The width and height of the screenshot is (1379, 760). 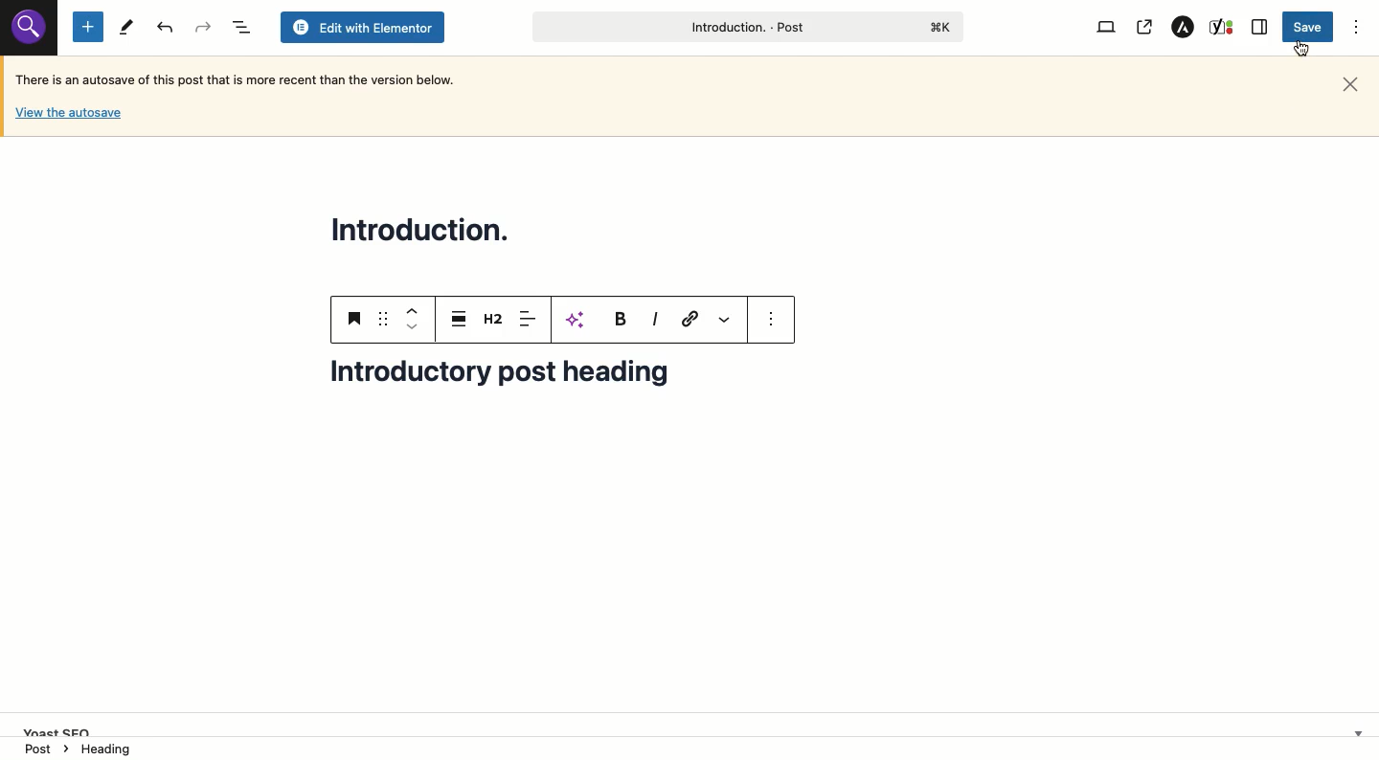 I want to click on Align, so click(x=529, y=321).